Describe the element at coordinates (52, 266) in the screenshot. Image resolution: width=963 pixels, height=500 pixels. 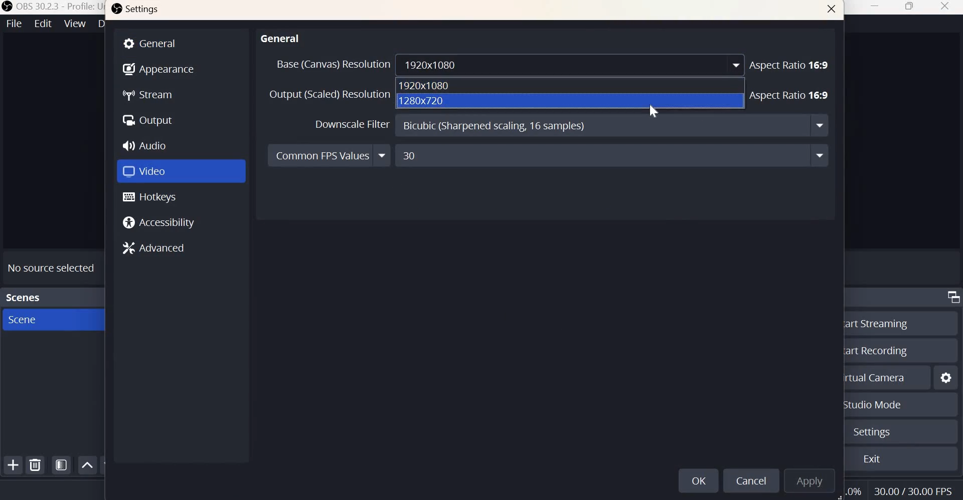
I see `No source selected` at that location.